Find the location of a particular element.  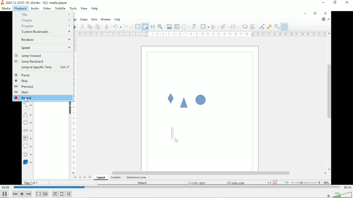

Program is located at coordinates (47, 26).